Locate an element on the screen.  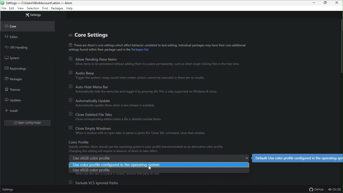
file is located at coordinates (3, 9).